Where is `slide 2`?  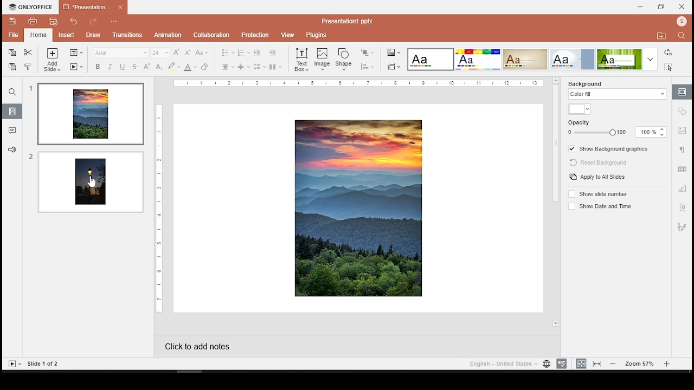 slide 2 is located at coordinates (89, 181).